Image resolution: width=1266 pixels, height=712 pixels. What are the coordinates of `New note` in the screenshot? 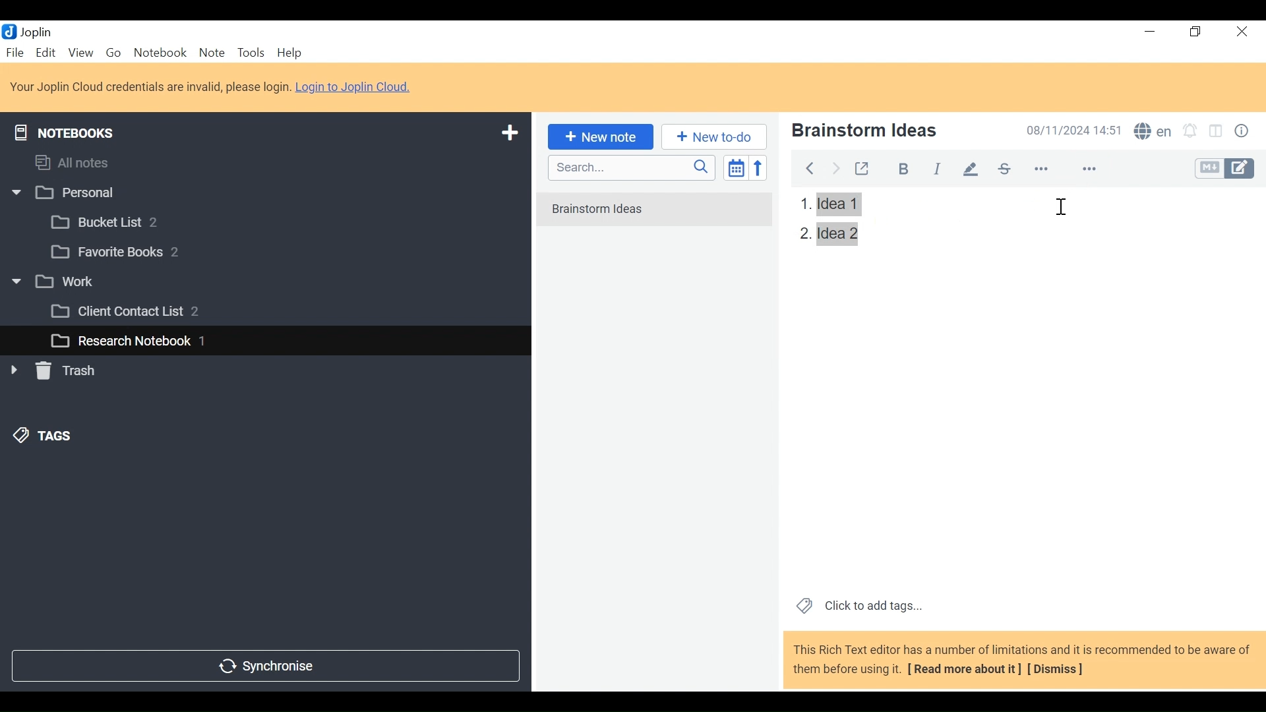 It's located at (598, 136).